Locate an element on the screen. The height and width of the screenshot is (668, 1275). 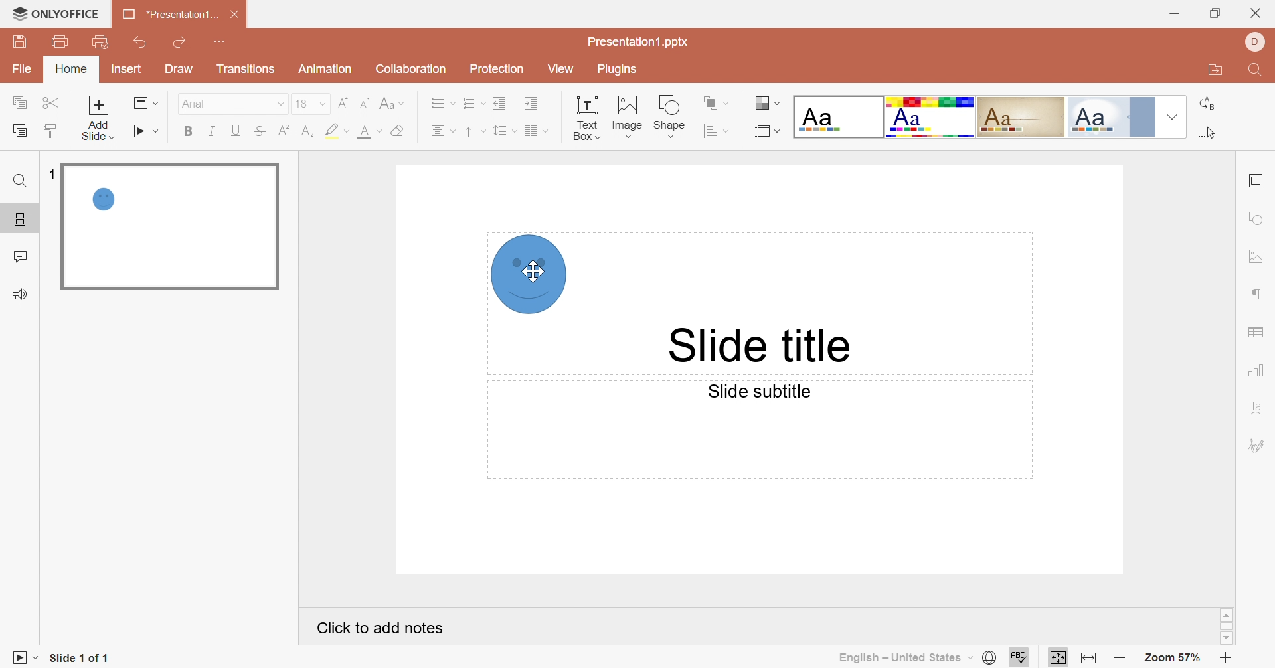
English - United States is located at coordinates (906, 657).